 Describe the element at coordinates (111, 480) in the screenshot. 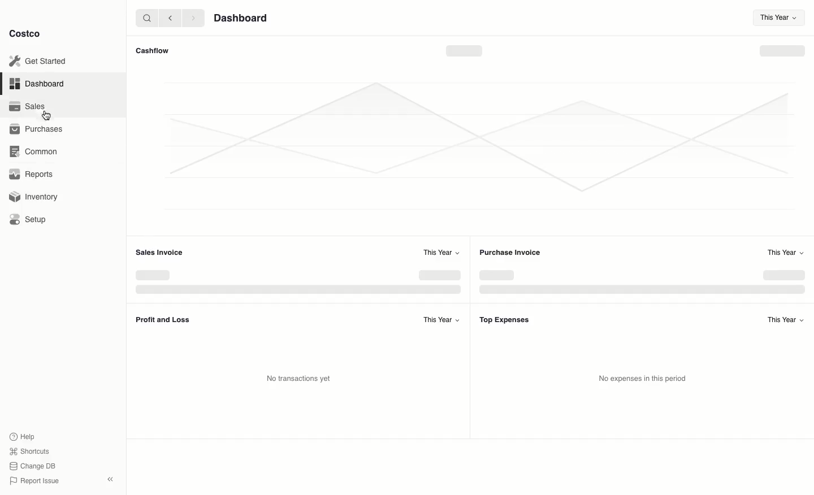

I see `Collapse` at that location.